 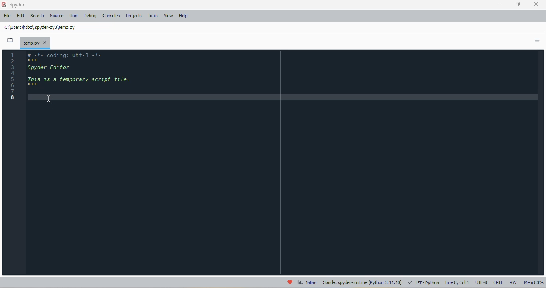 What do you see at coordinates (500, 4) in the screenshot?
I see `minimize` at bounding box center [500, 4].